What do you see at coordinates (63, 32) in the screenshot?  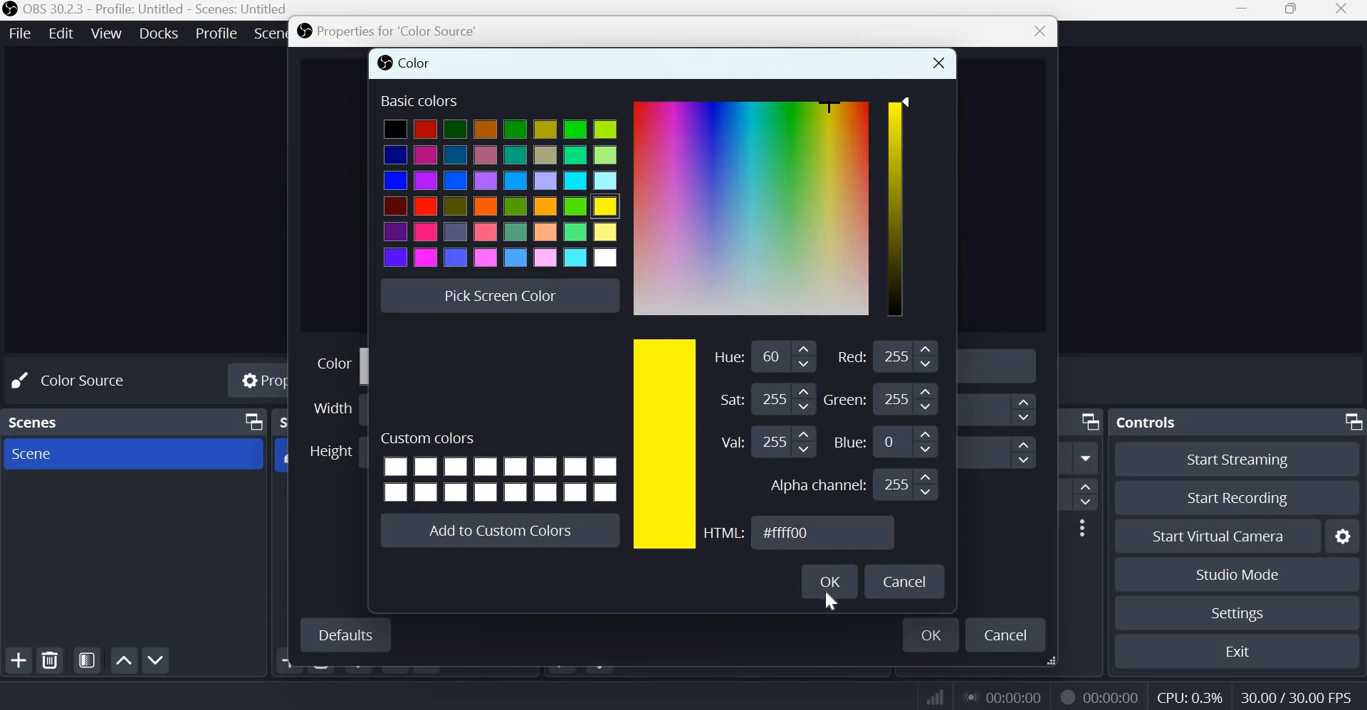 I see `Edit` at bounding box center [63, 32].